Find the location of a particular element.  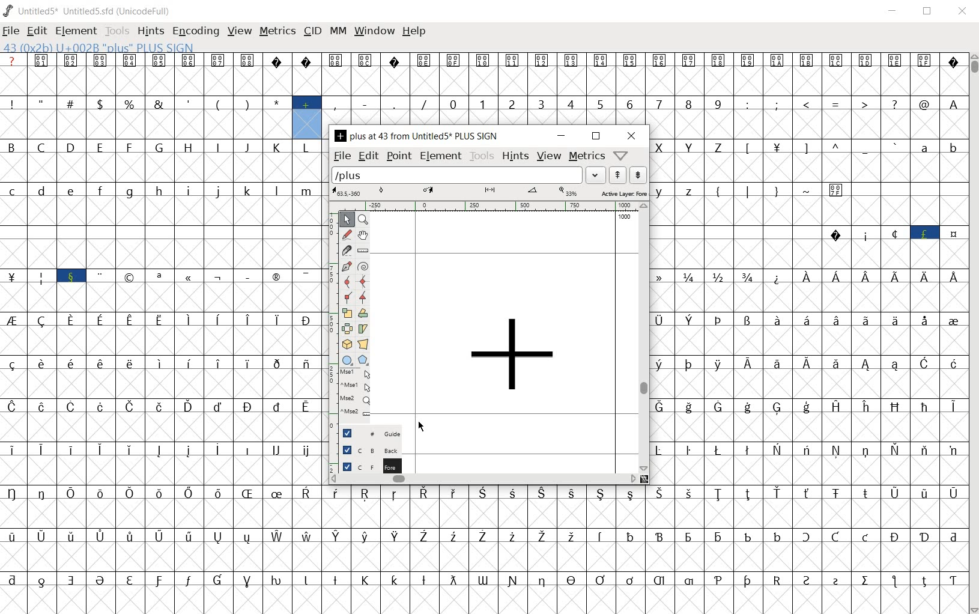

 is located at coordinates (679, 204).